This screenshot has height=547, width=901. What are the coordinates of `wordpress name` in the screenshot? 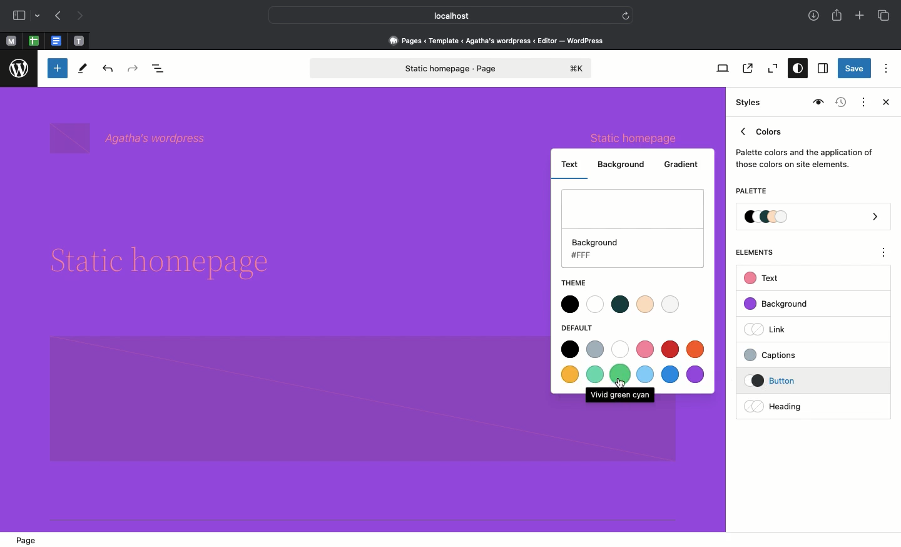 It's located at (131, 138).